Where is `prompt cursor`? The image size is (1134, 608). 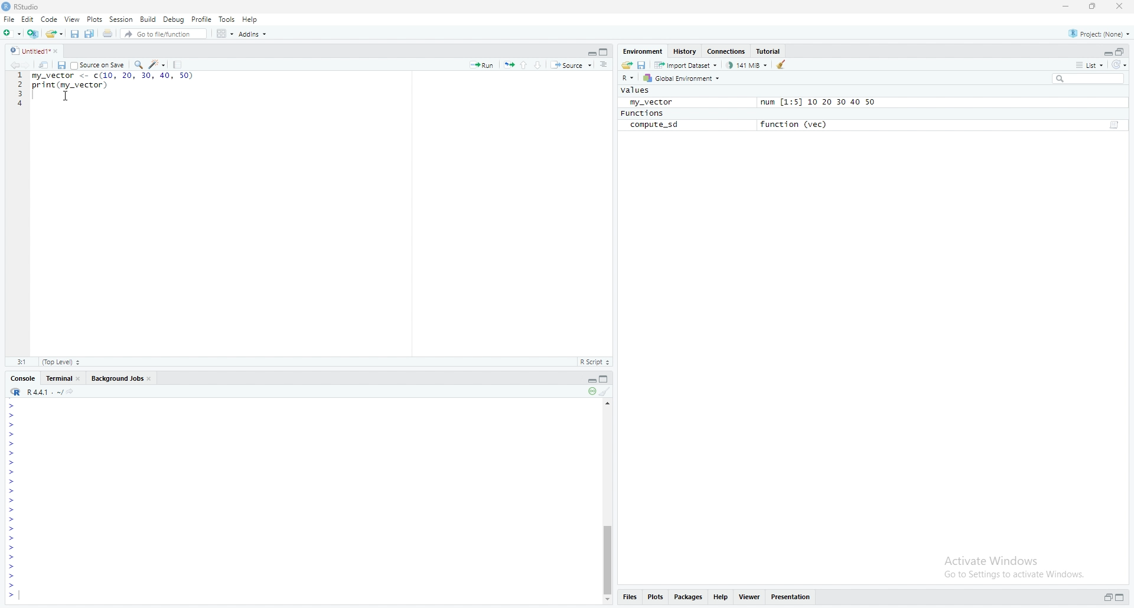 prompt cursor is located at coordinates (11, 472).